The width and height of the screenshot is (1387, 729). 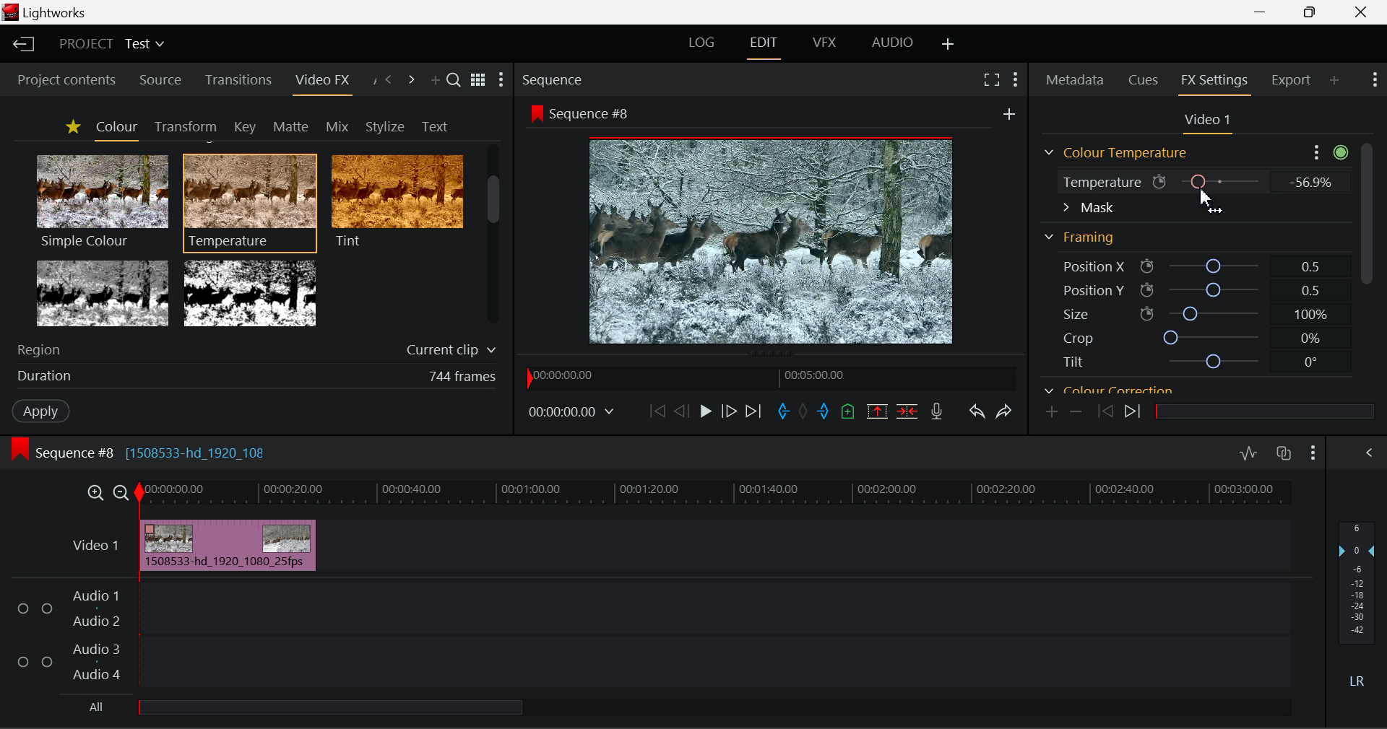 What do you see at coordinates (848, 413) in the screenshot?
I see `Mark Cue` at bounding box center [848, 413].